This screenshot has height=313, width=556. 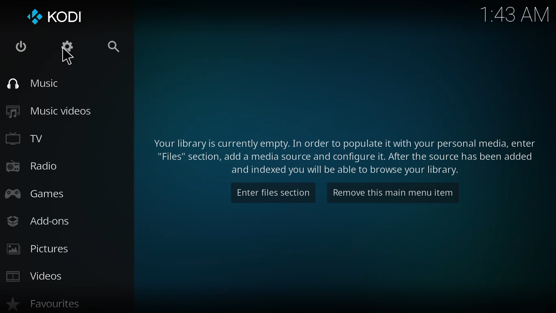 I want to click on cursor, so click(x=68, y=59).